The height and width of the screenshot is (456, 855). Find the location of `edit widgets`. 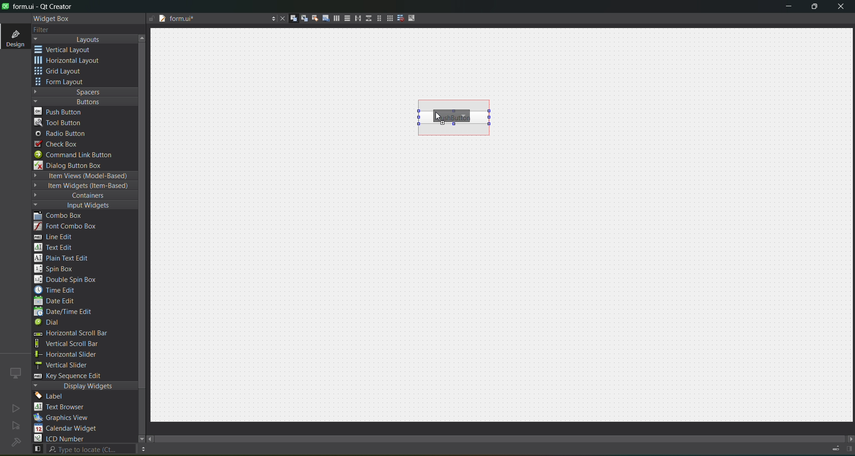

edit widgets is located at coordinates (290, 19).